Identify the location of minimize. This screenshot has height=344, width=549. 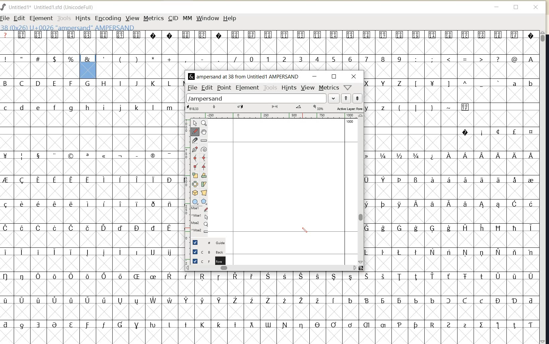
(496, 7).